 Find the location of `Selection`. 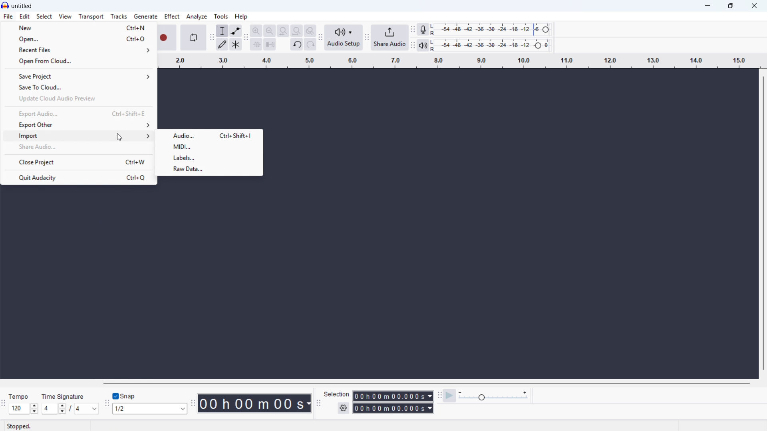

Selection is located at coordinates (337, 394).